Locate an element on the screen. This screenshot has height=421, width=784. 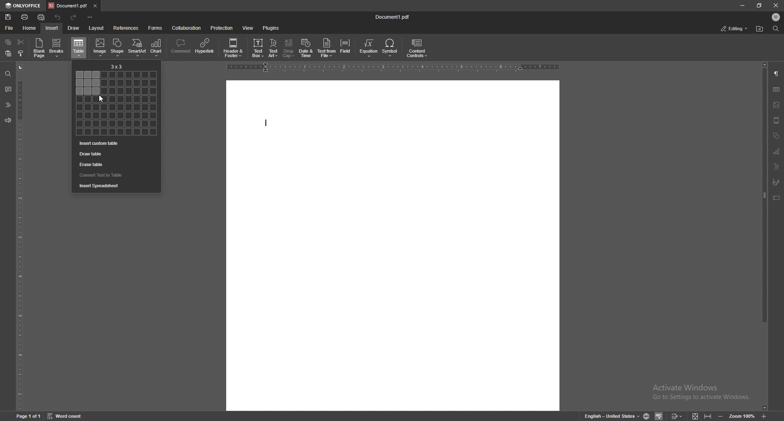
resize is located at coordinates (759, 5).